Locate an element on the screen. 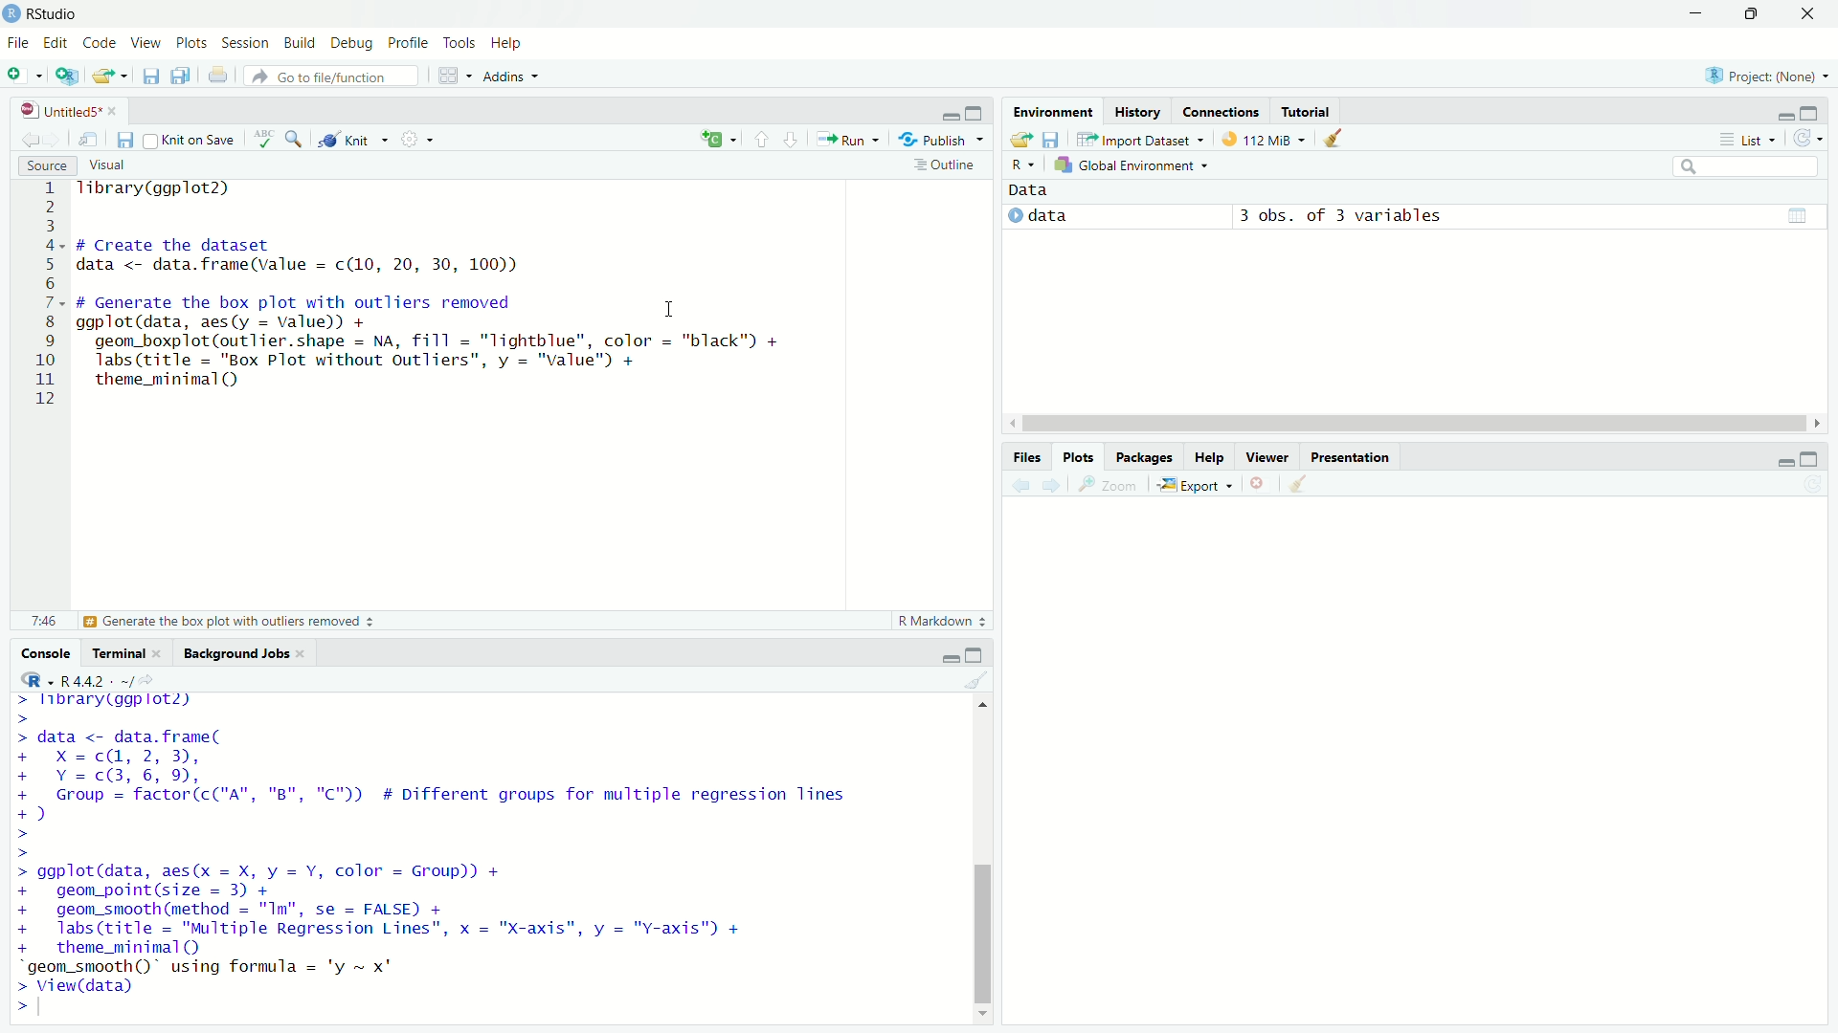  Terminal is located at coordinates (121, 654).